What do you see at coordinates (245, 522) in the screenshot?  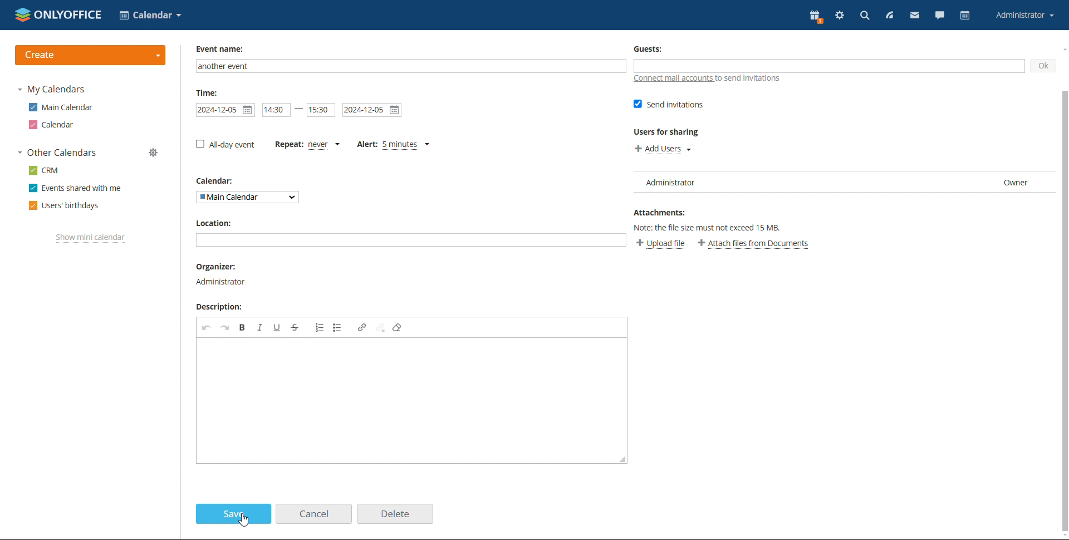 I see `cursor` at bounding box center [245, 522].